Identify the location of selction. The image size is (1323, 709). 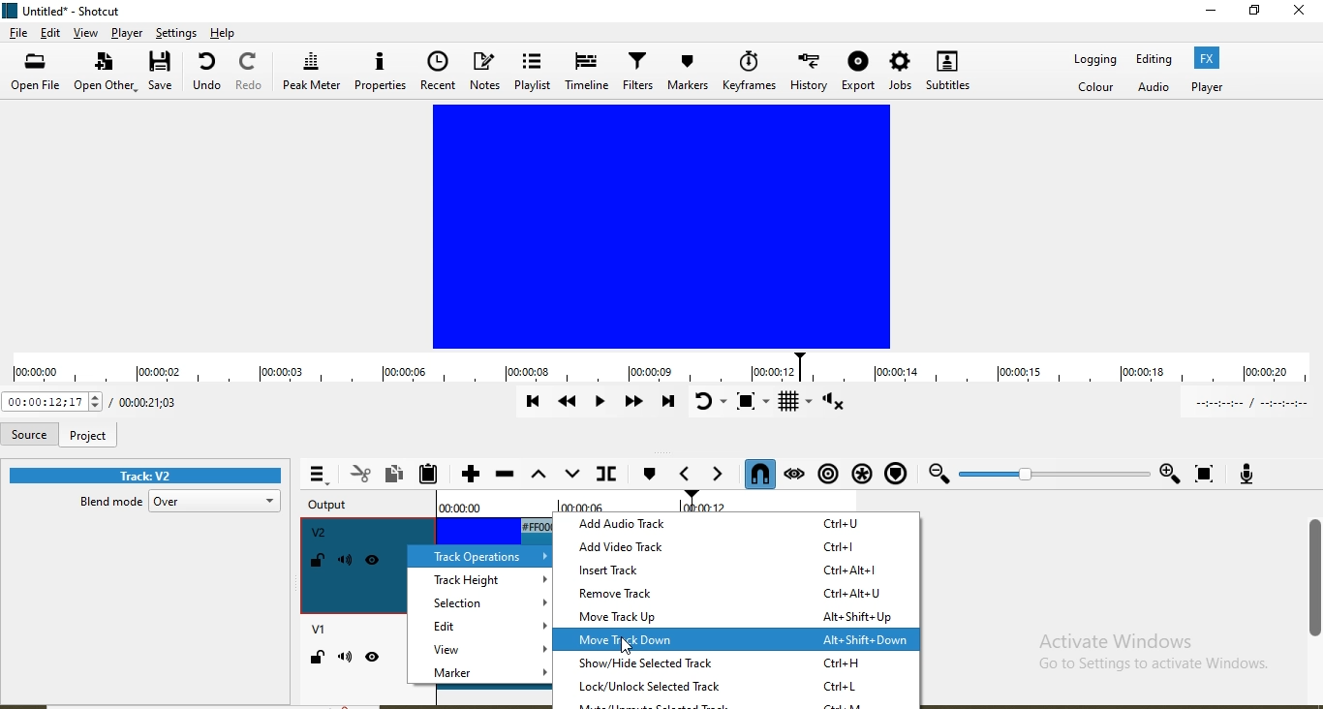
(481, 602).